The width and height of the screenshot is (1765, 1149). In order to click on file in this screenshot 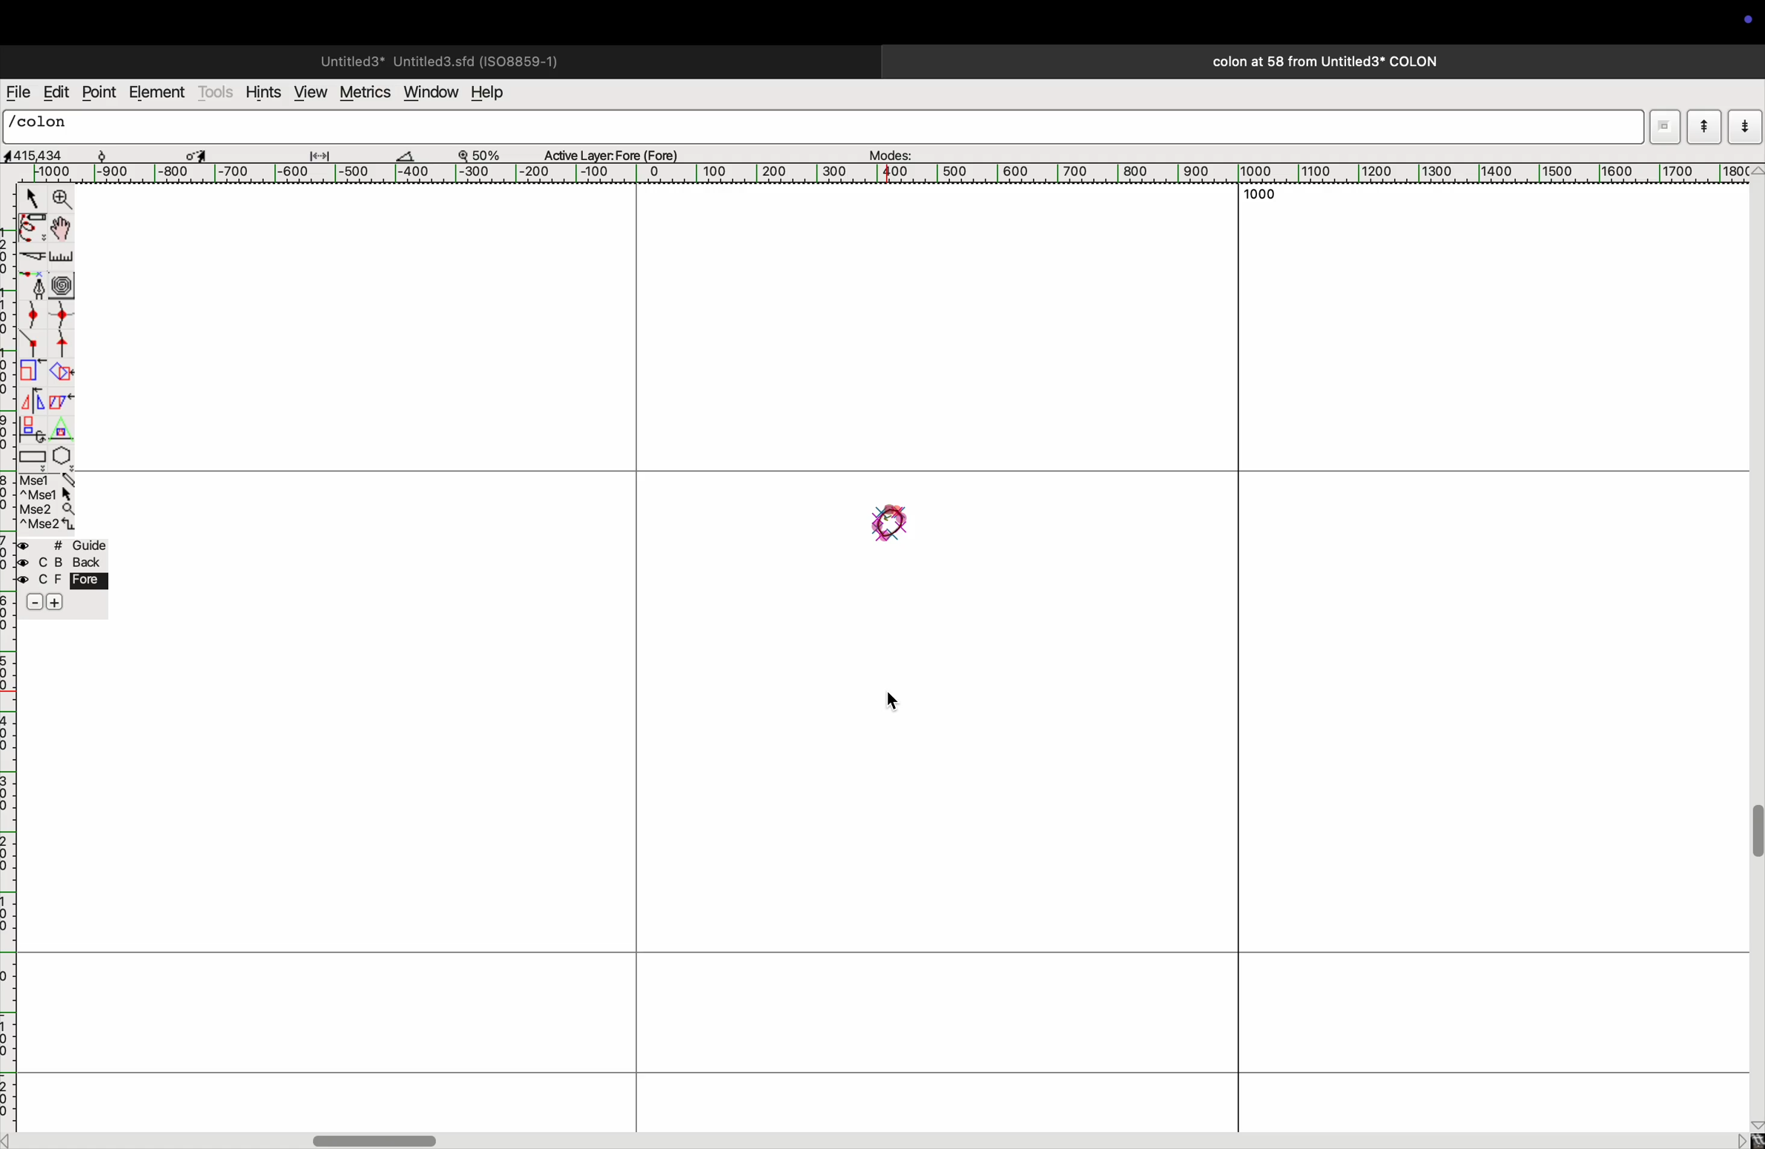, I will do `click(18, 93)`.